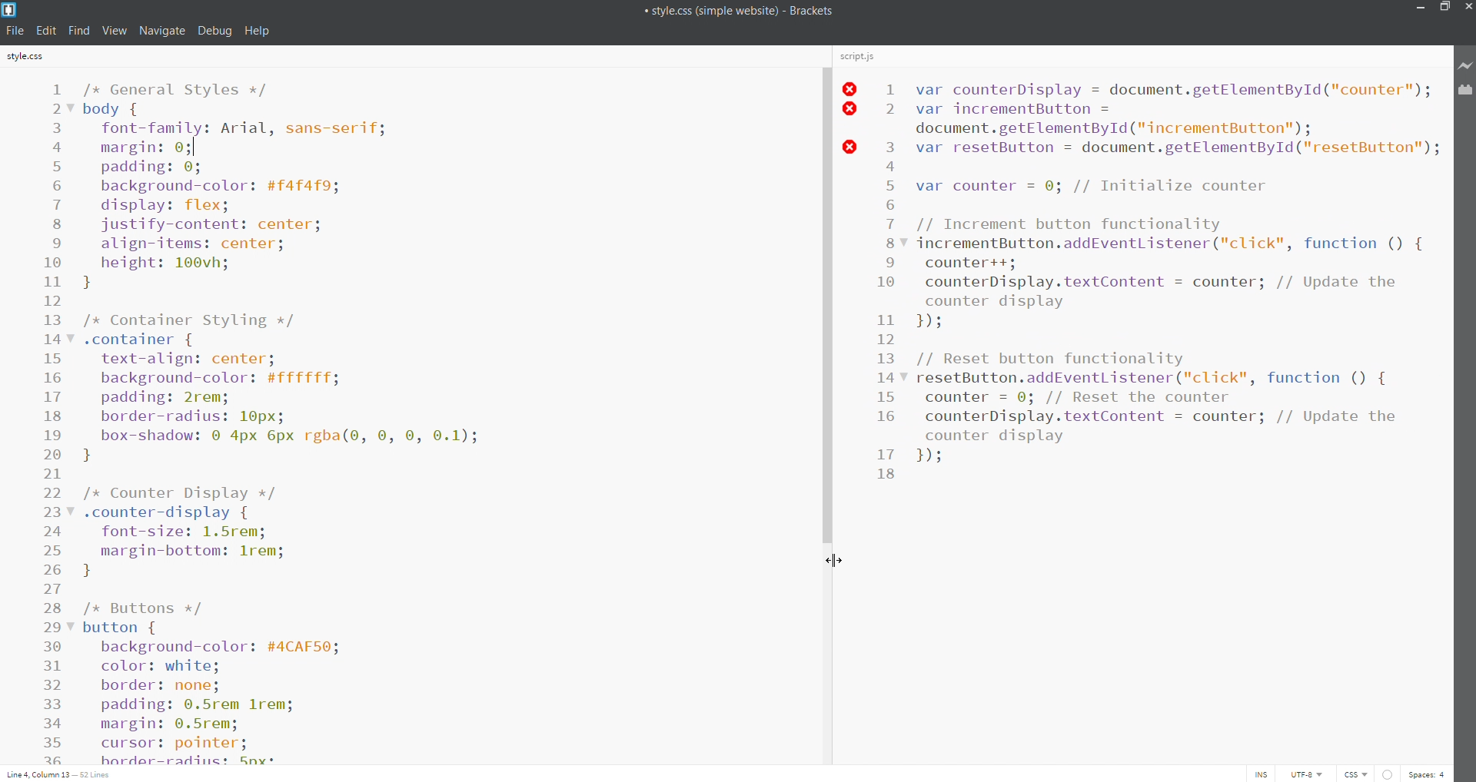  Describe the element at coordinates (1304, 774) in the screenshot. I see `encoding` at that location.